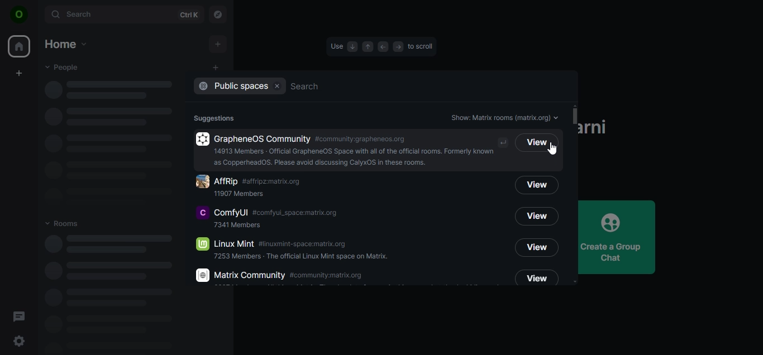 The image size is (763, 355). What do you see at coordinates (348, 186) in the screenshot?
I see `Affrip` at bounding box center [348, 186].